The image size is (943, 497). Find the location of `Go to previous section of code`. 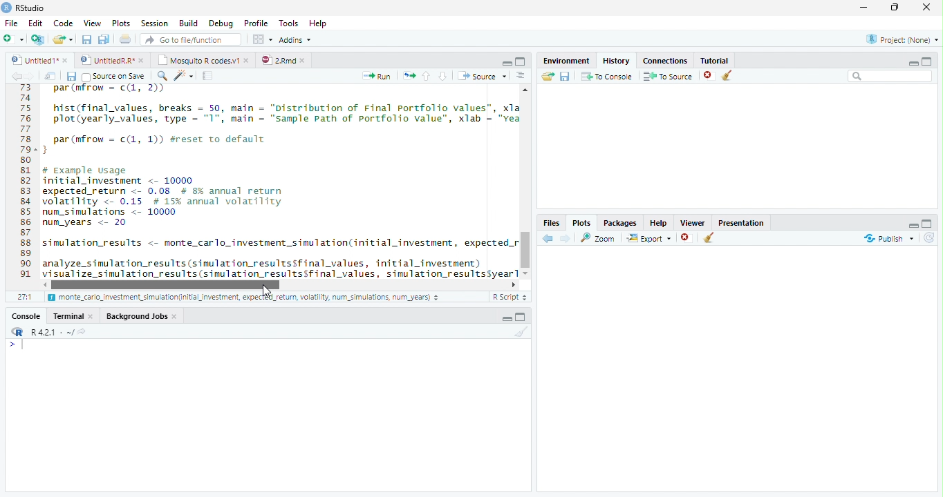

Go to previous section of code is located at coordinates (427, 77).